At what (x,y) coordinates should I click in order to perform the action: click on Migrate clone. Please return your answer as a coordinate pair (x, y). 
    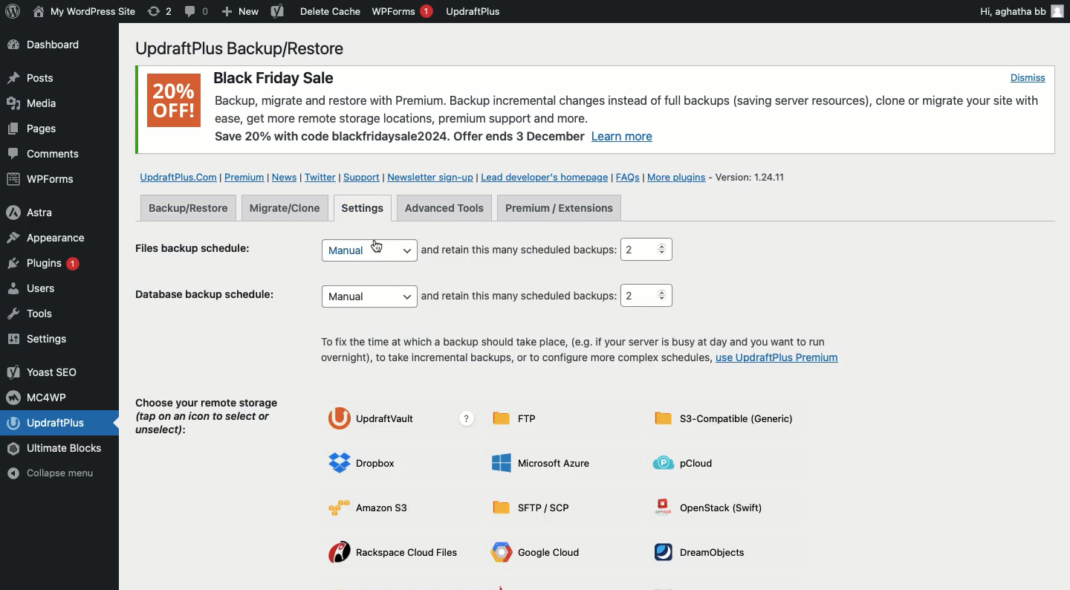
    Looking at the image, I should click on (289, 209).